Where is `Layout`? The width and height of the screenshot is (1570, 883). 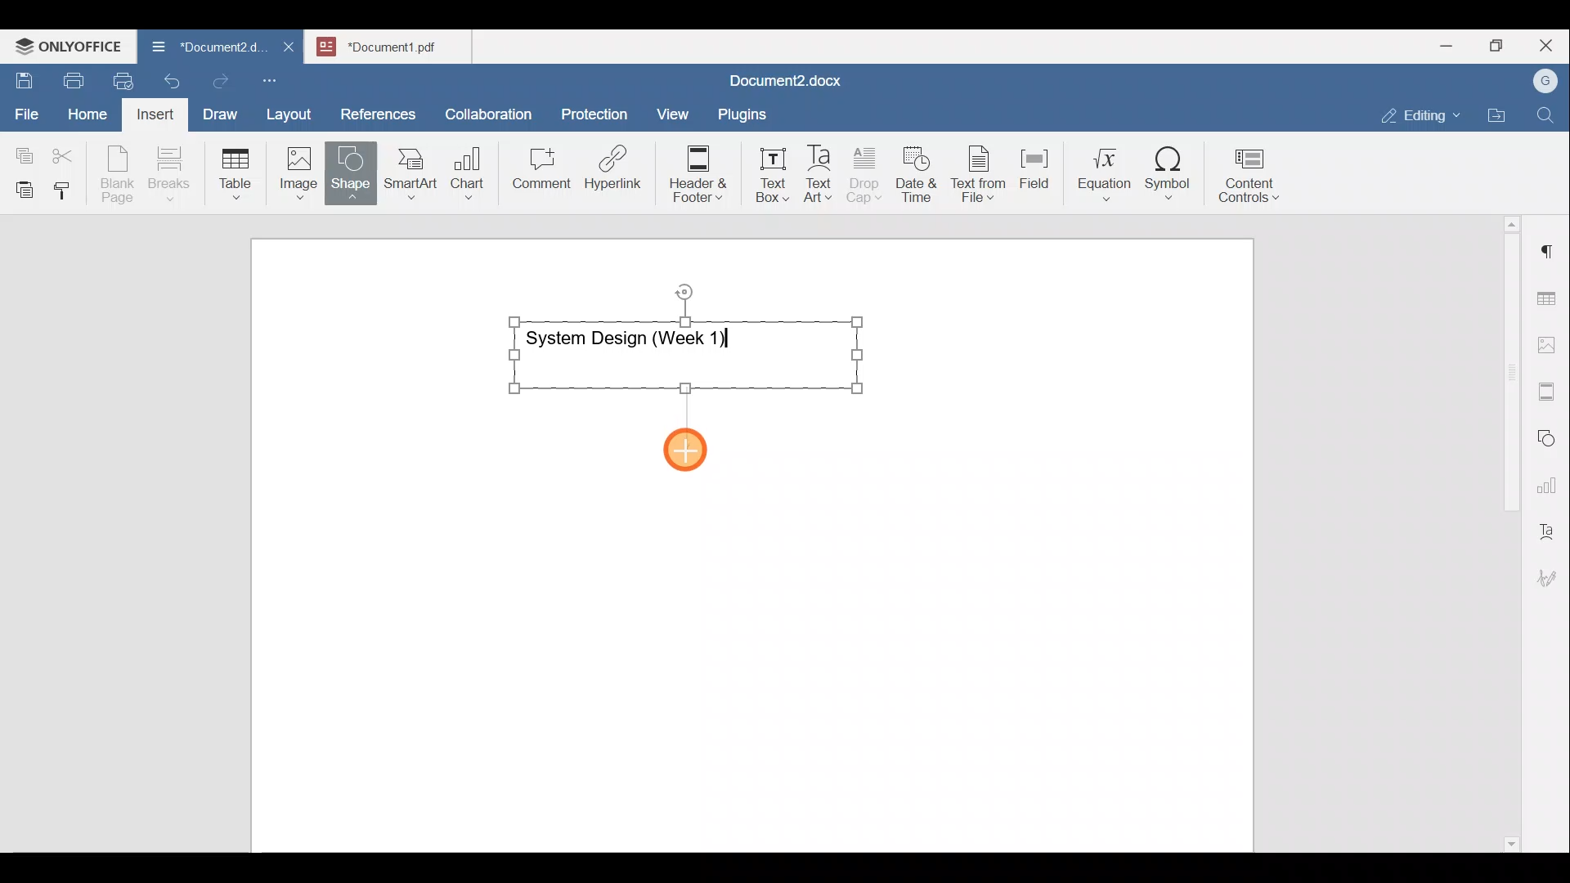
Layout is located at coordinates (293, 111).